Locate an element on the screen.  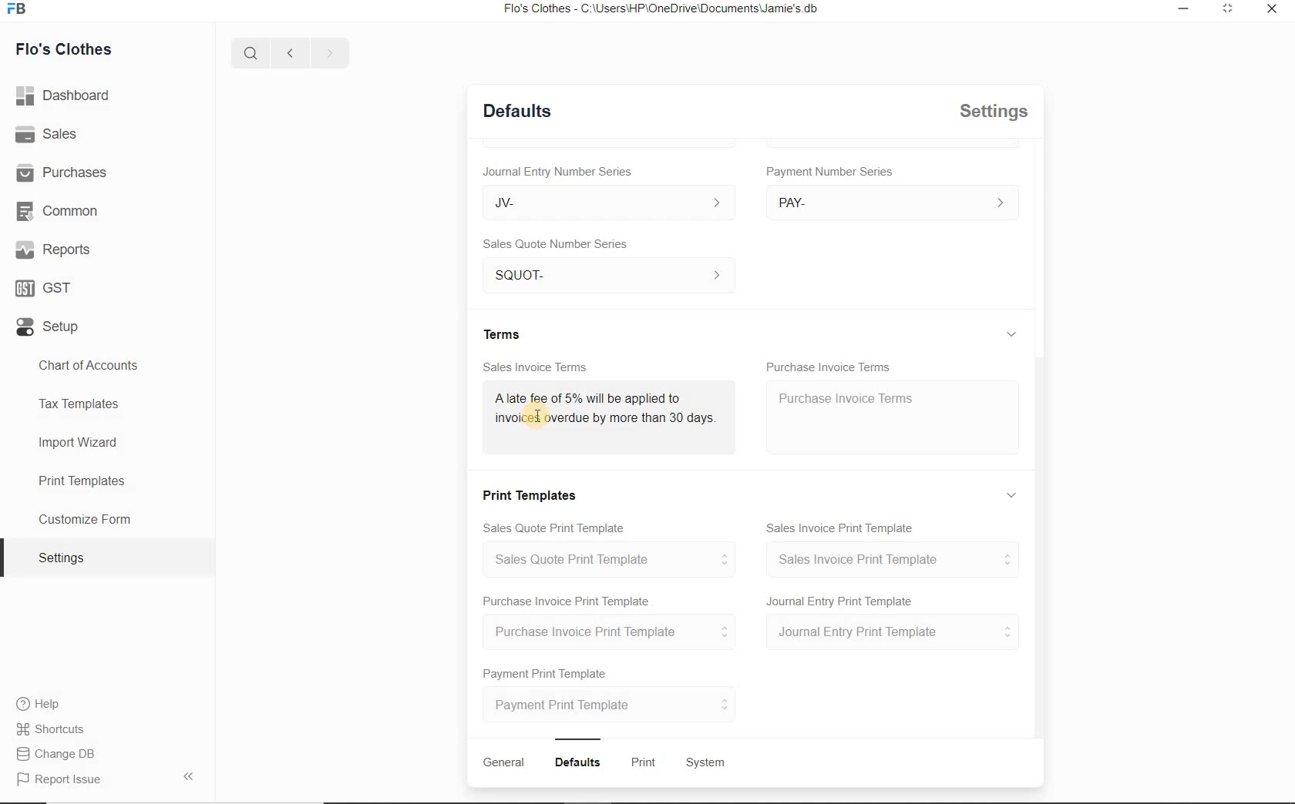
Purchase Invoice Terms is located at coordinates (829, 363).